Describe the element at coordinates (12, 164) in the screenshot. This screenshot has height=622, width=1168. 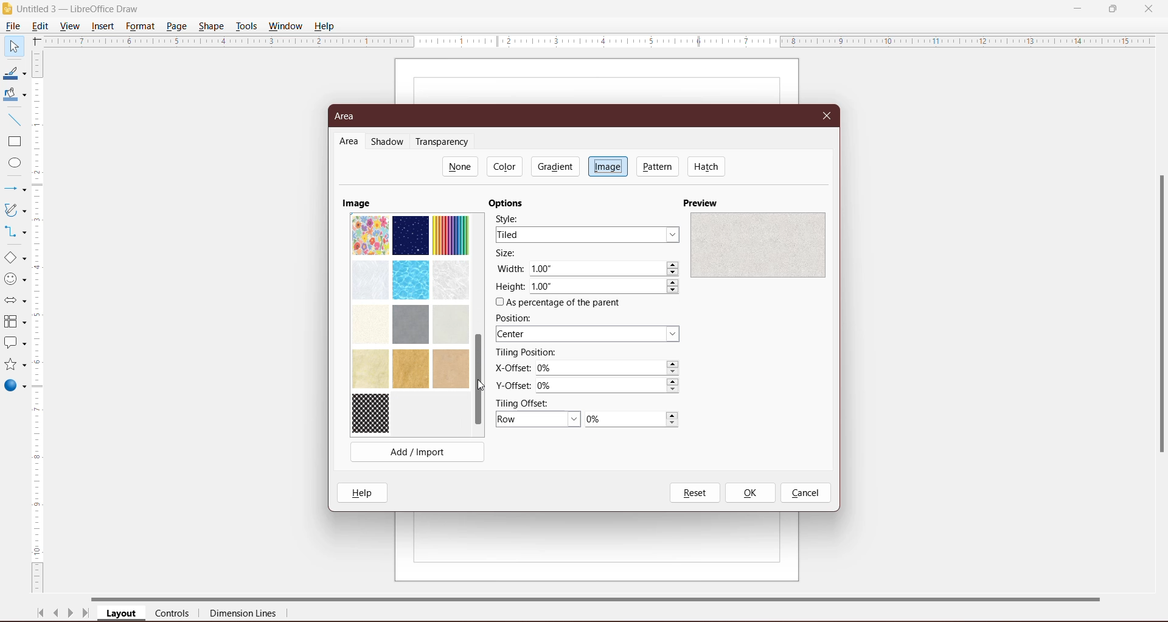
I see `Ellipse` at that location.